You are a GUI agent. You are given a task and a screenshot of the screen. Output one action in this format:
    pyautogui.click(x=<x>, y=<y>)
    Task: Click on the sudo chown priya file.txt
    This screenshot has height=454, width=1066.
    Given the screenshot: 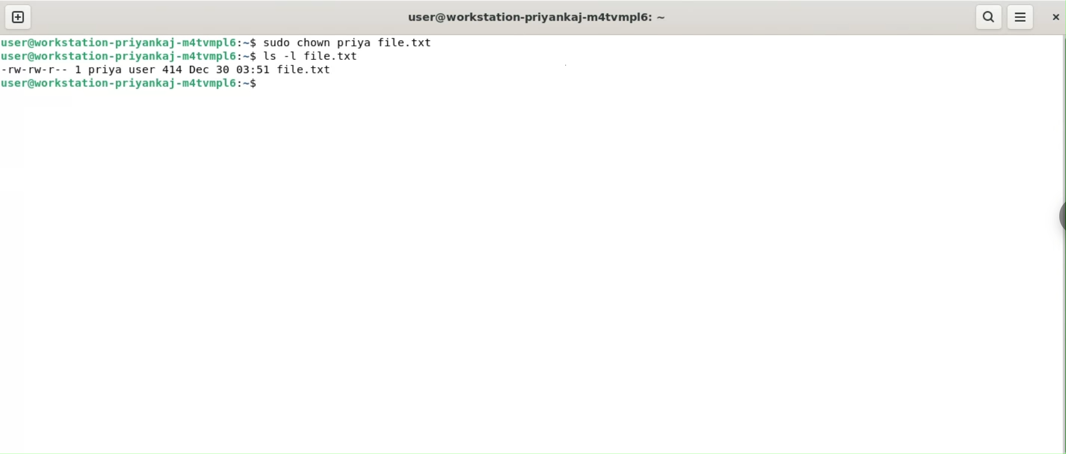 What is the action you would take?
    pyautogui.click(x=353, y=41)
    